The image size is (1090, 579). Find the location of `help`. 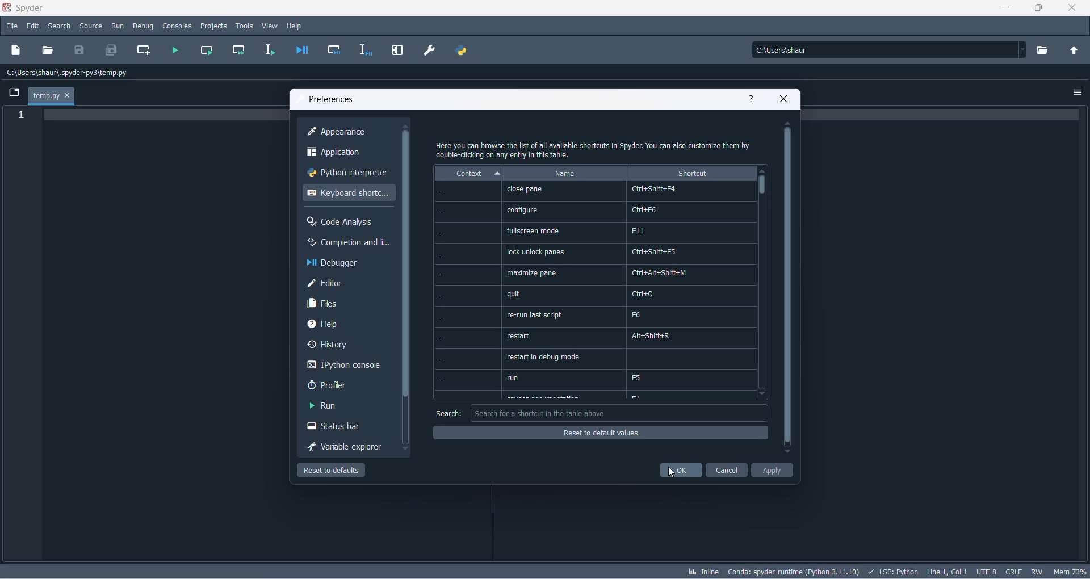

help is located at coordinates (295, 26).